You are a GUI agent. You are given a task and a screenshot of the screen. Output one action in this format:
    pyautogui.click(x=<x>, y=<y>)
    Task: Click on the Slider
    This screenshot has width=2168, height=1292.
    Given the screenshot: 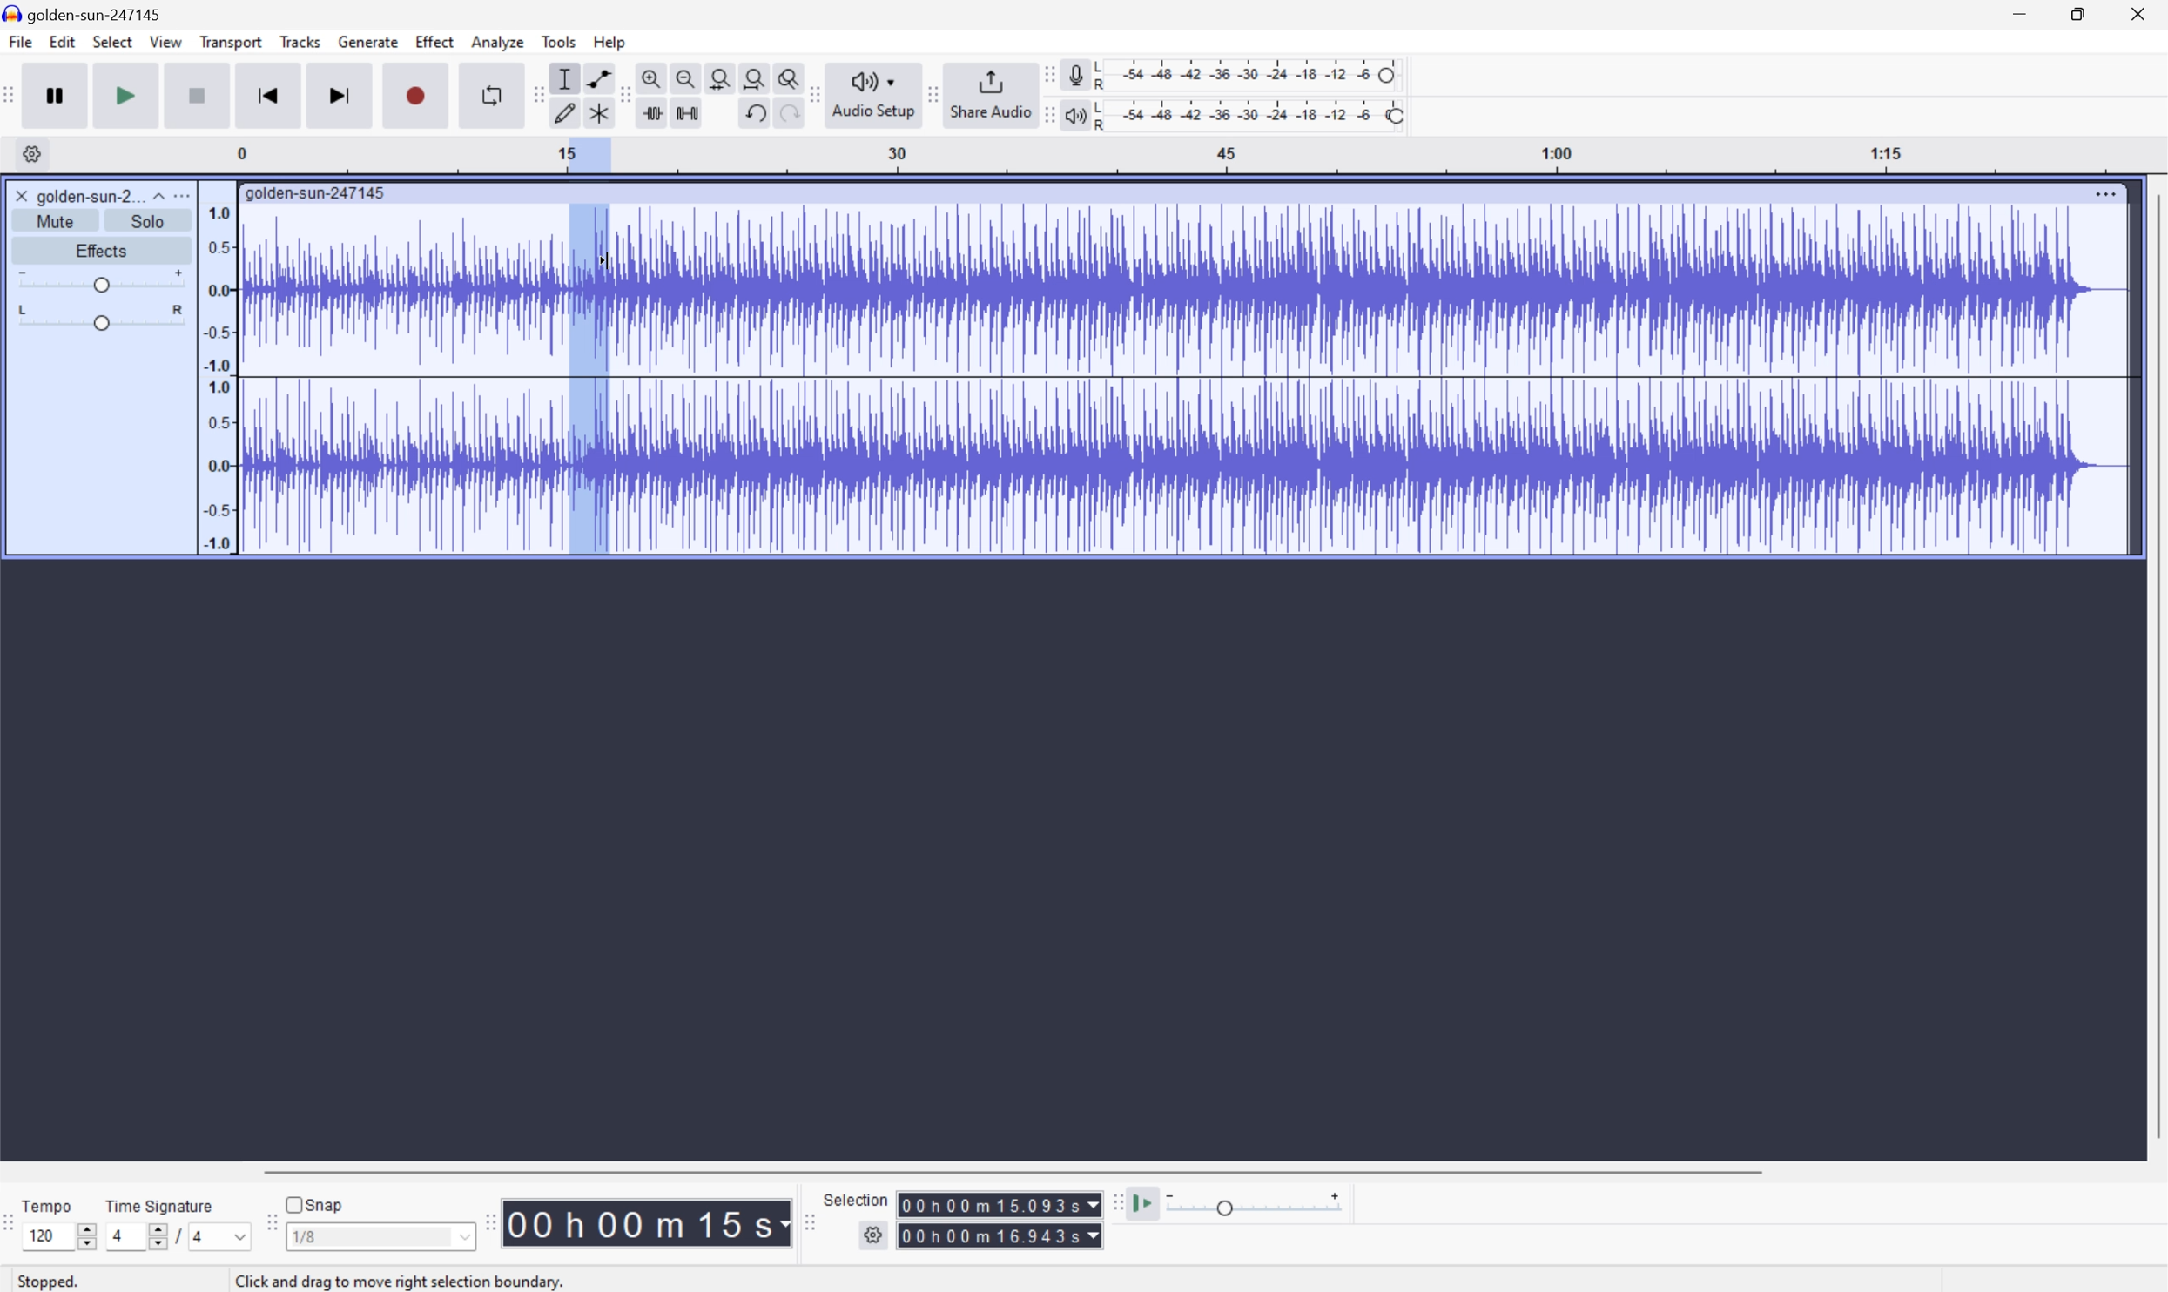 What is the action you would take?
    pyautogui.click(x=98, y=280)
    